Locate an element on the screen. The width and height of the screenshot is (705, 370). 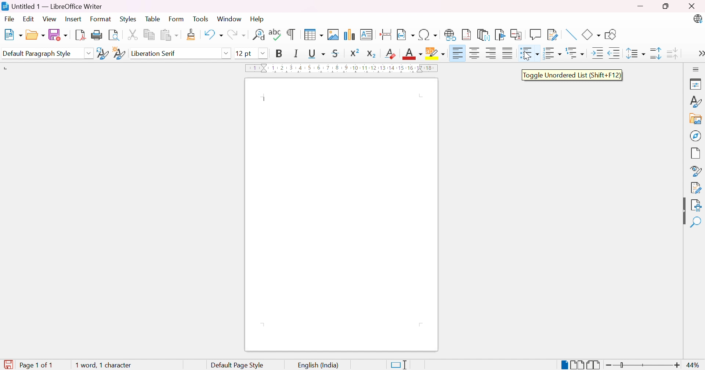
Inset page break is located at coordinates (387, 34).